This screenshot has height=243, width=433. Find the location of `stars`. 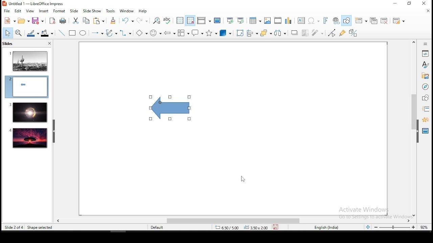

stars is located at coordinates (211, 33).